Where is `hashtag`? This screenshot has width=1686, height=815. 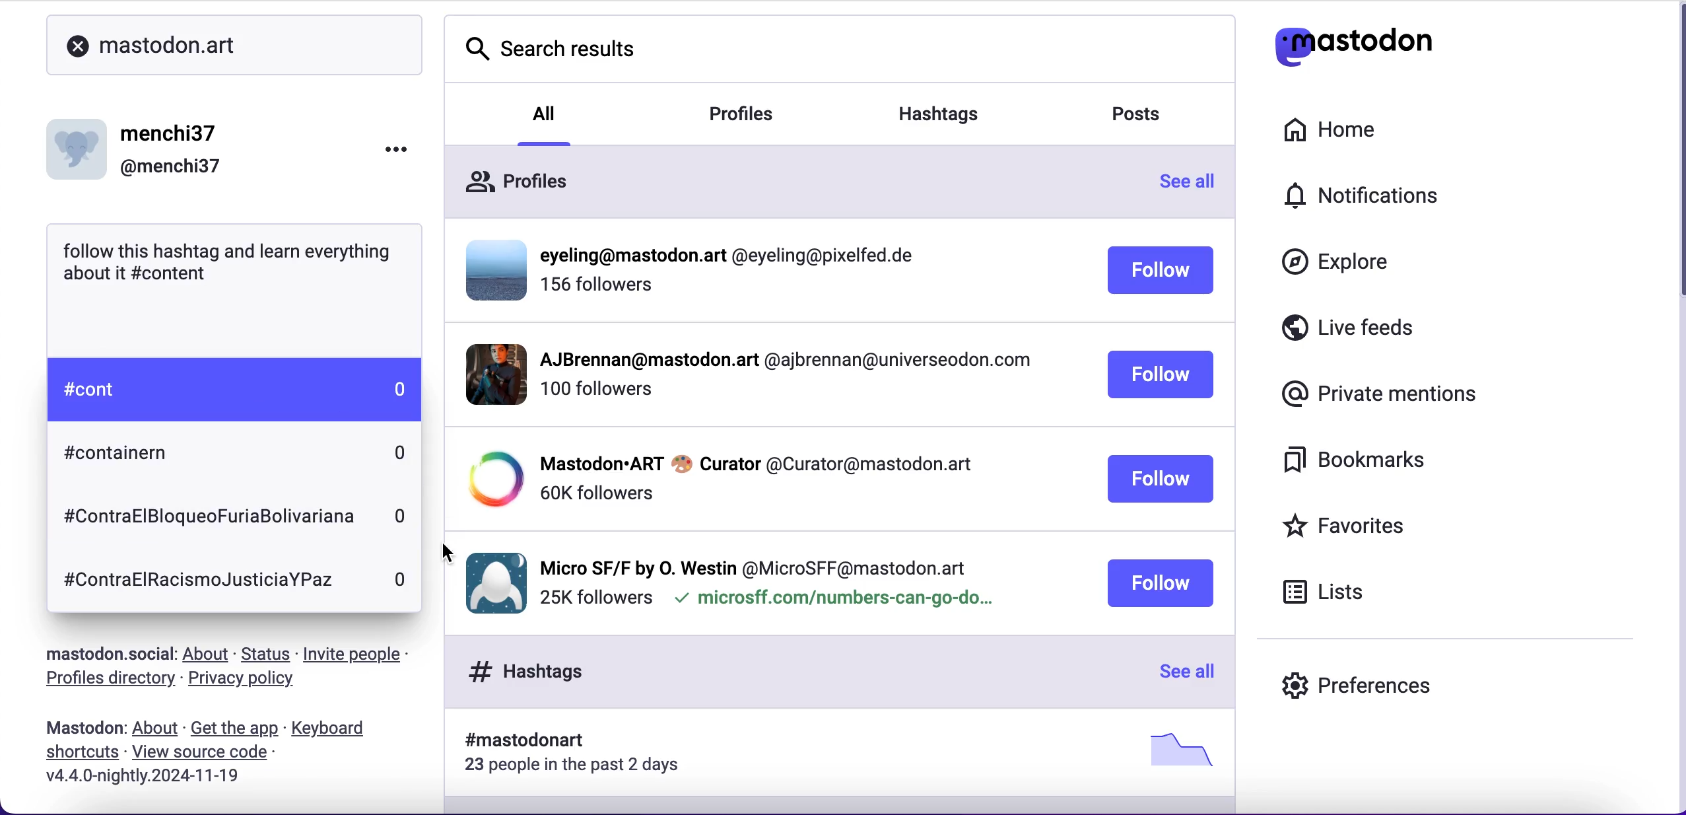 hashtag is located at coordinates (516, 741).